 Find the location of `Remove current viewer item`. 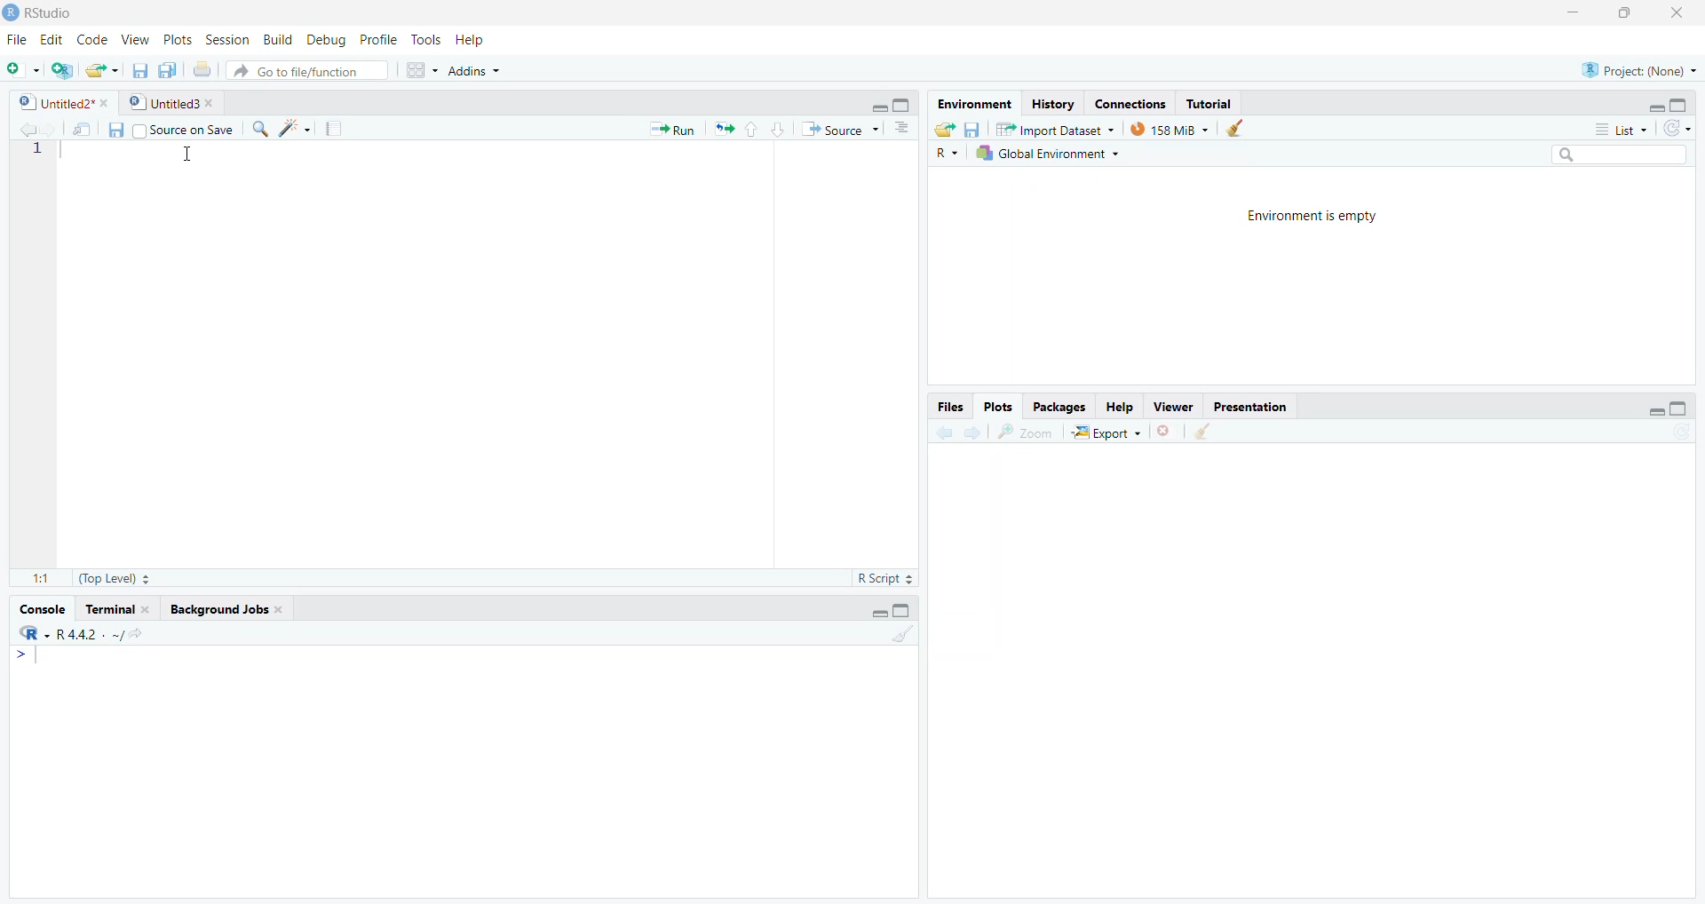

Remove current viewer item is located at coordinates (1166, 436).